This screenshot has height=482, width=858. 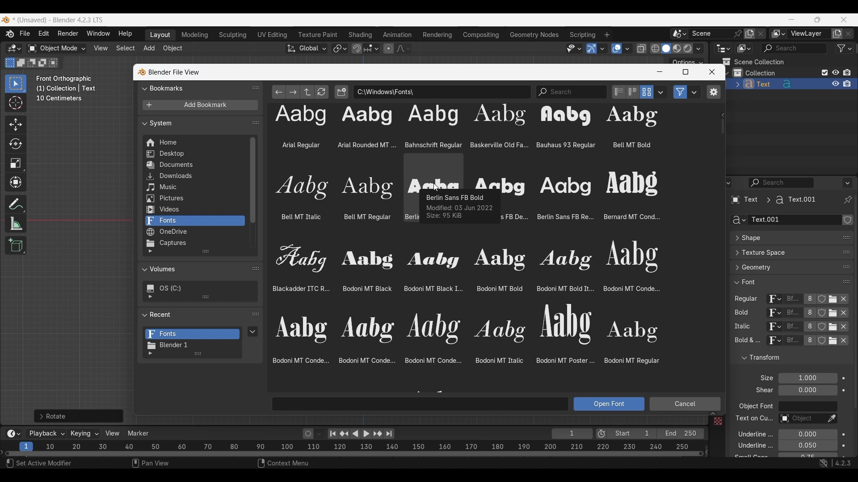 I want to click on Add menu highlighted as current selection, so click(x=149, y=49).